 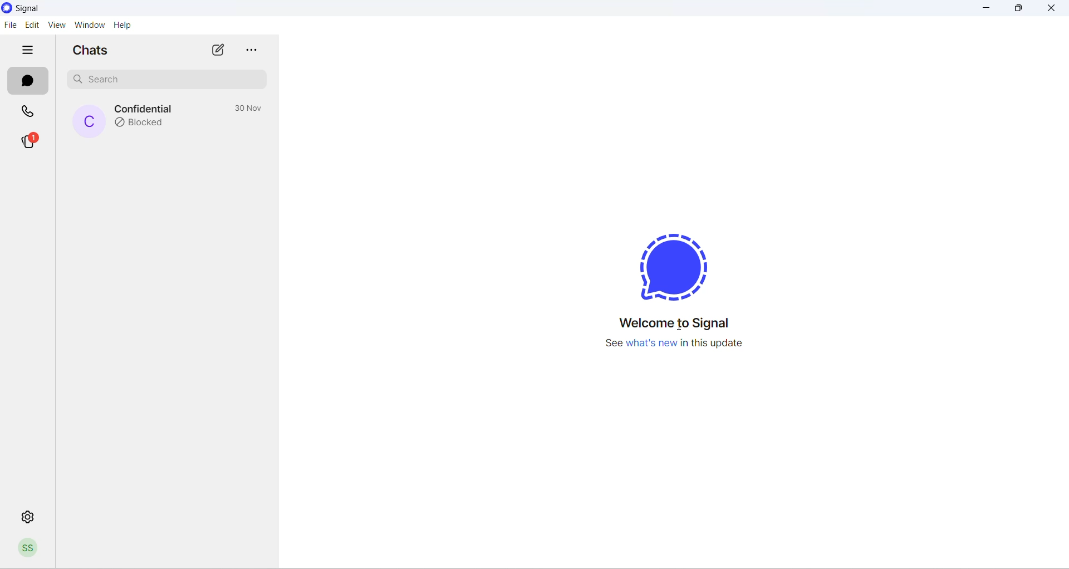 What do you see at coordinates (26, 49) in the screenshot?
I see `hide tabs` at bounding box center [26, 49].